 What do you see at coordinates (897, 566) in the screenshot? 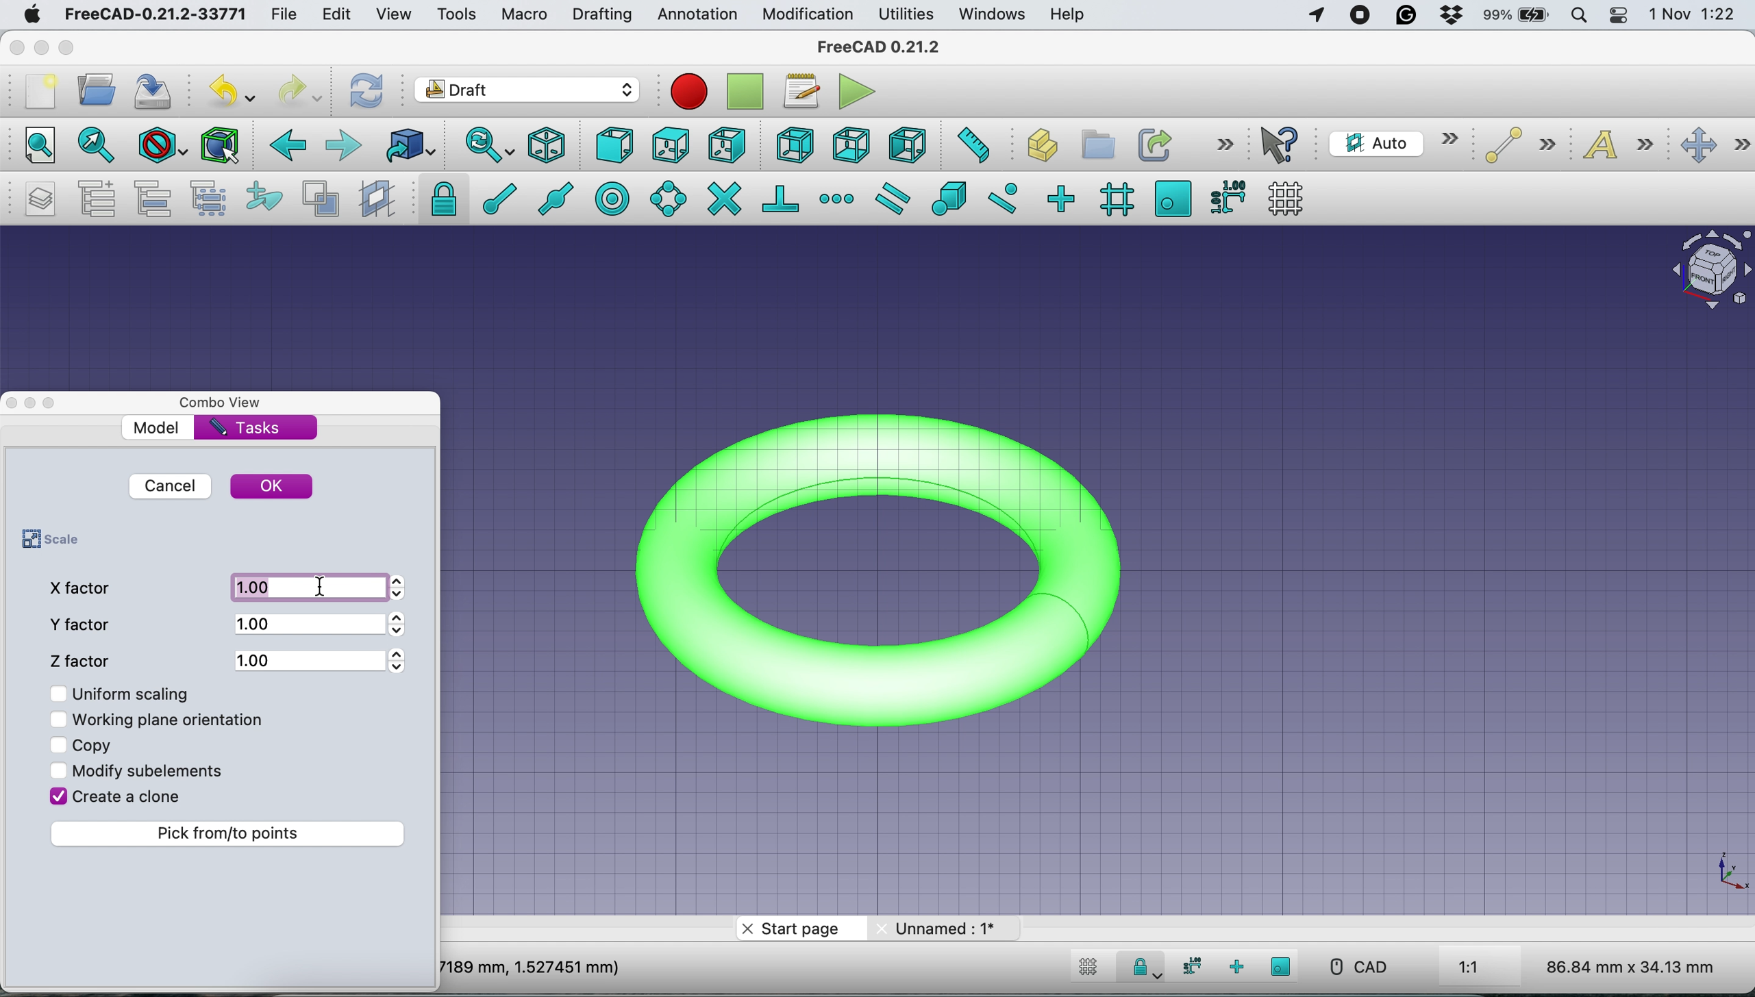
I see `torus` at bounding box center [897, 566].